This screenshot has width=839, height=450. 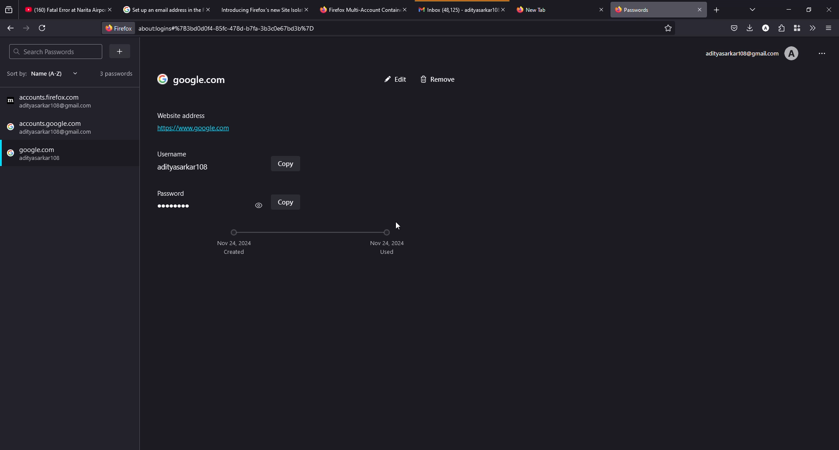 I want to click on search, so click(x=44, y=52).